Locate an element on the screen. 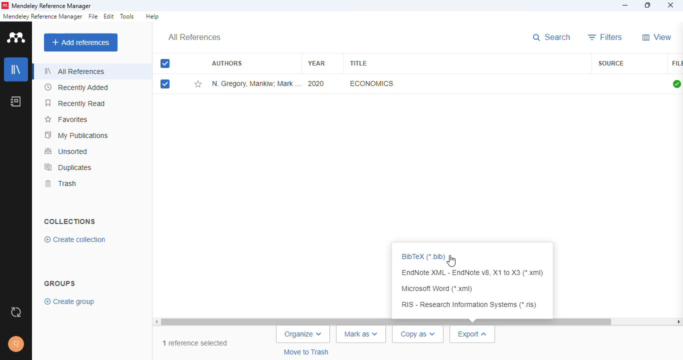 This screenshot has width=683, height=360. add this reference to favorites is located at coordinates (198, 84).